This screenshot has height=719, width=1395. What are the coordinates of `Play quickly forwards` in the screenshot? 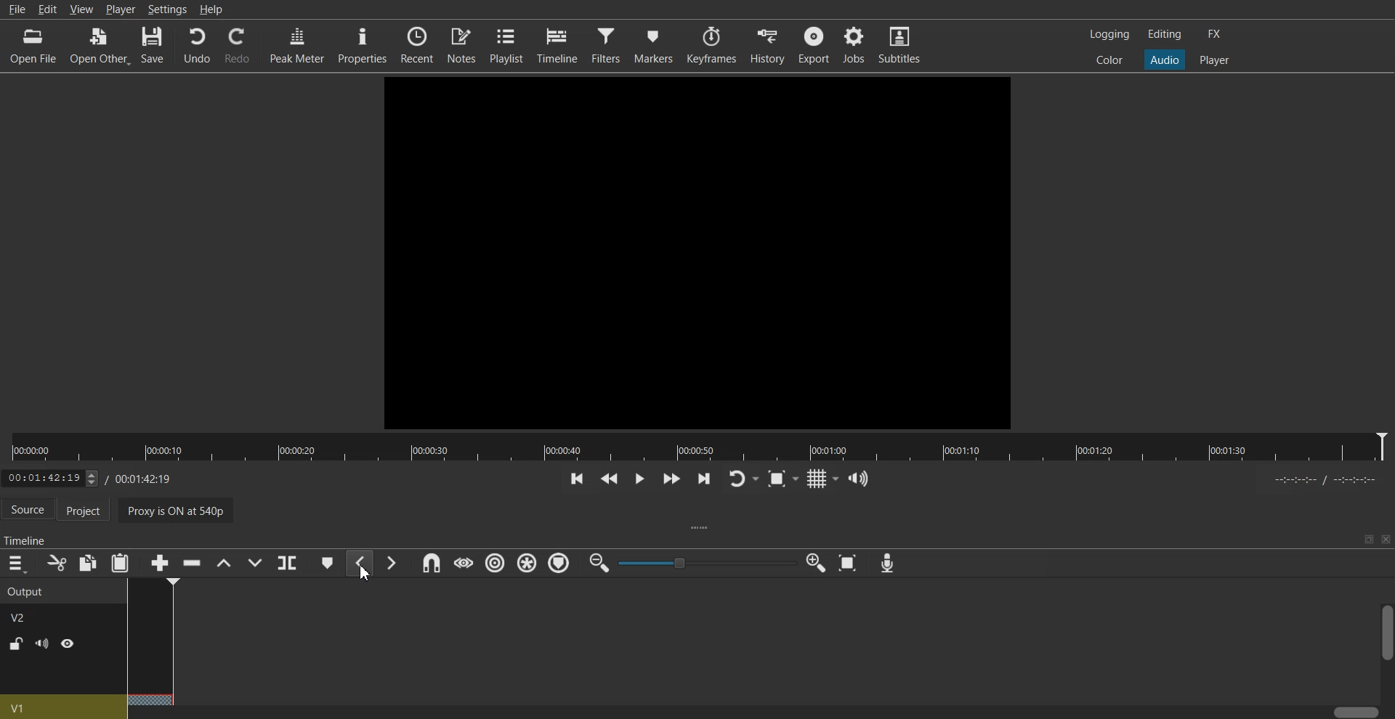 It's located at (670, 479).